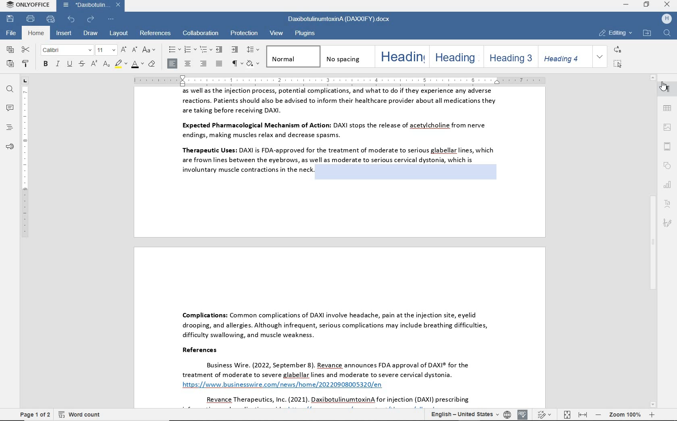  What do you see at coordinates (338, 20) in the screenshot?
I see `document name` at bounding box center [338, 20].